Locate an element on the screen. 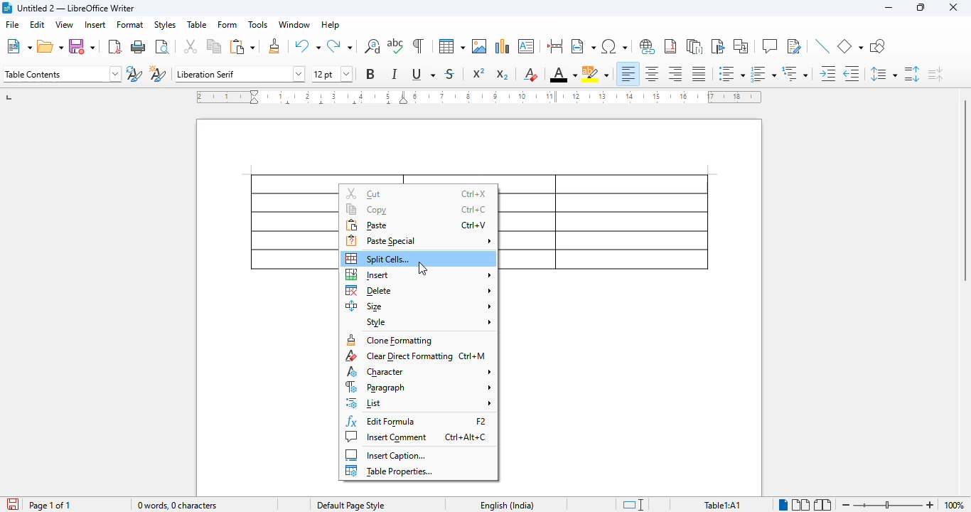 The image size is (971, 512). export directly as PDF is located at coordinates (114, 47).